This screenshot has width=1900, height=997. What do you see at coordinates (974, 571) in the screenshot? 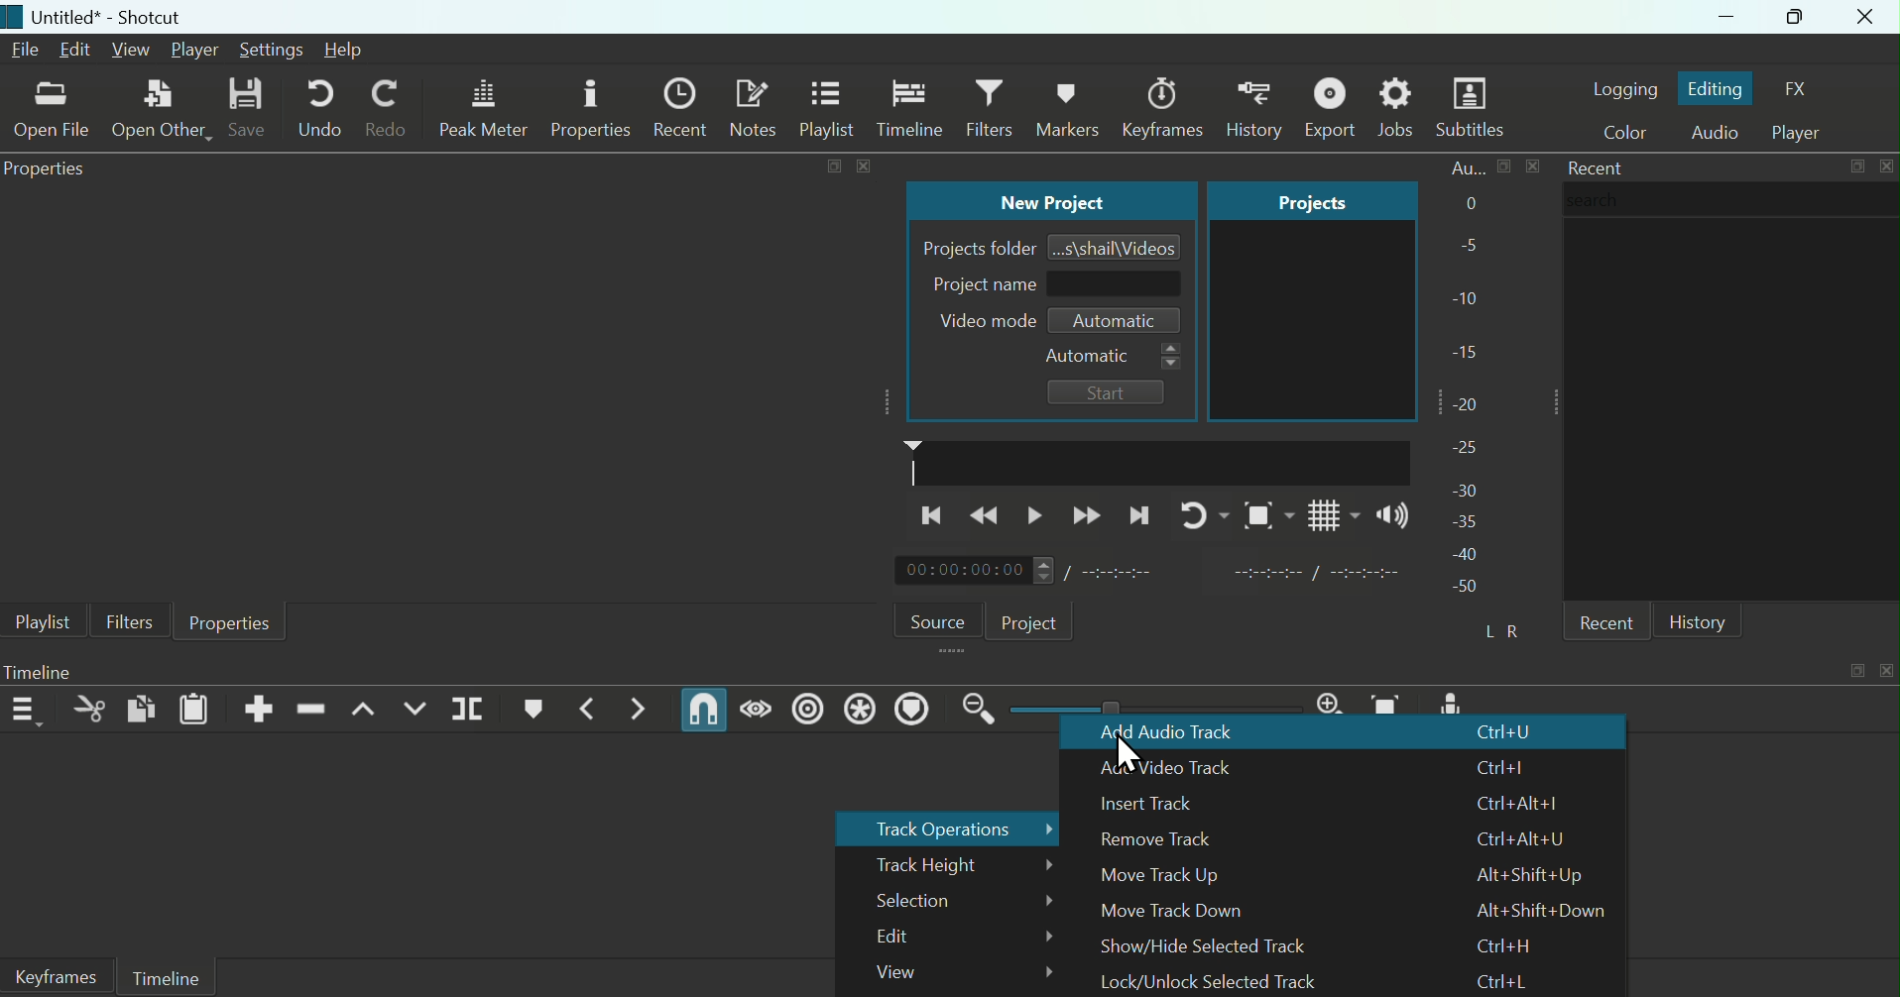
I see `00:00:00:00` at bounding box center [974, 571].